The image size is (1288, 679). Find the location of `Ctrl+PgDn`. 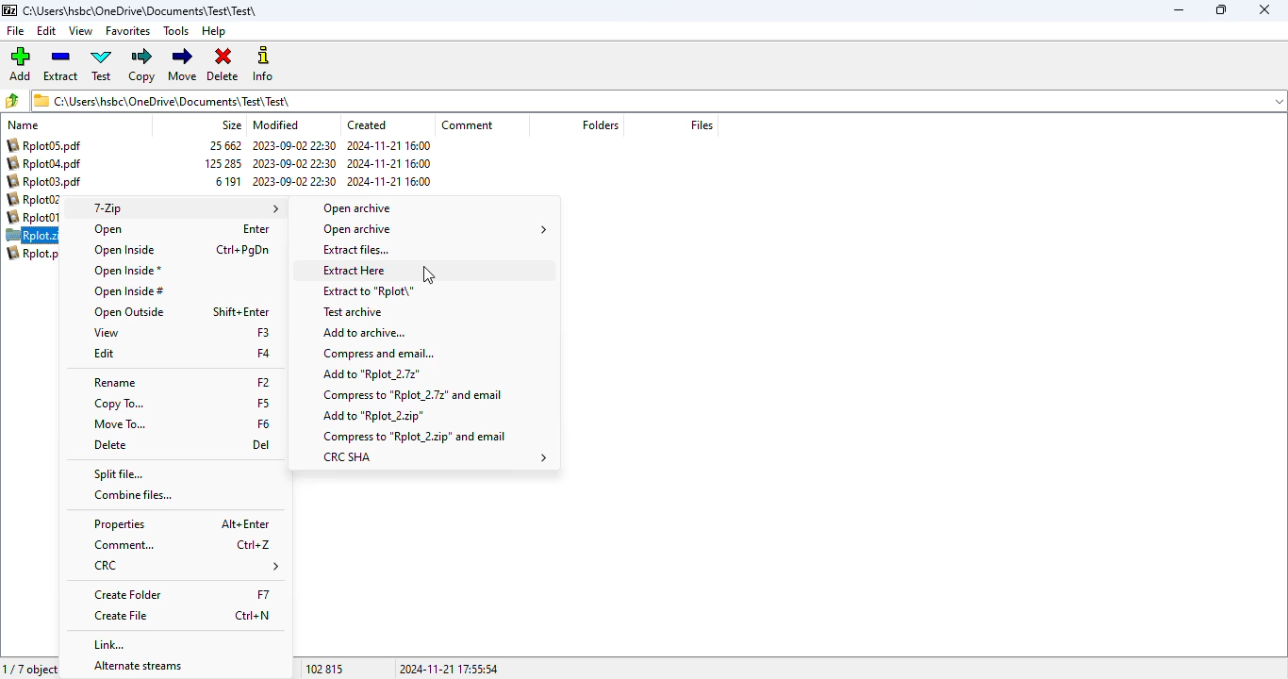

Ctrl+PgDn is located at coordinates (243, 250).